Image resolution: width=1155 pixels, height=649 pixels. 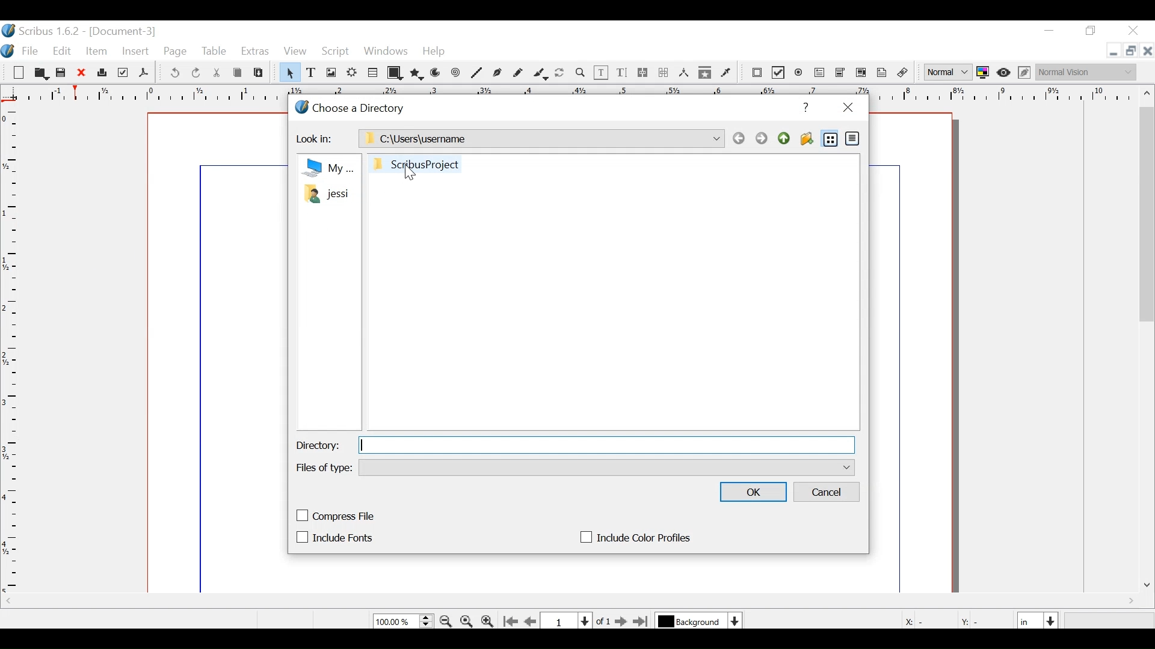 What do you see at coordinates (336, 53) in the screenshot?
I see `Script` at bounding box center [336, 53].